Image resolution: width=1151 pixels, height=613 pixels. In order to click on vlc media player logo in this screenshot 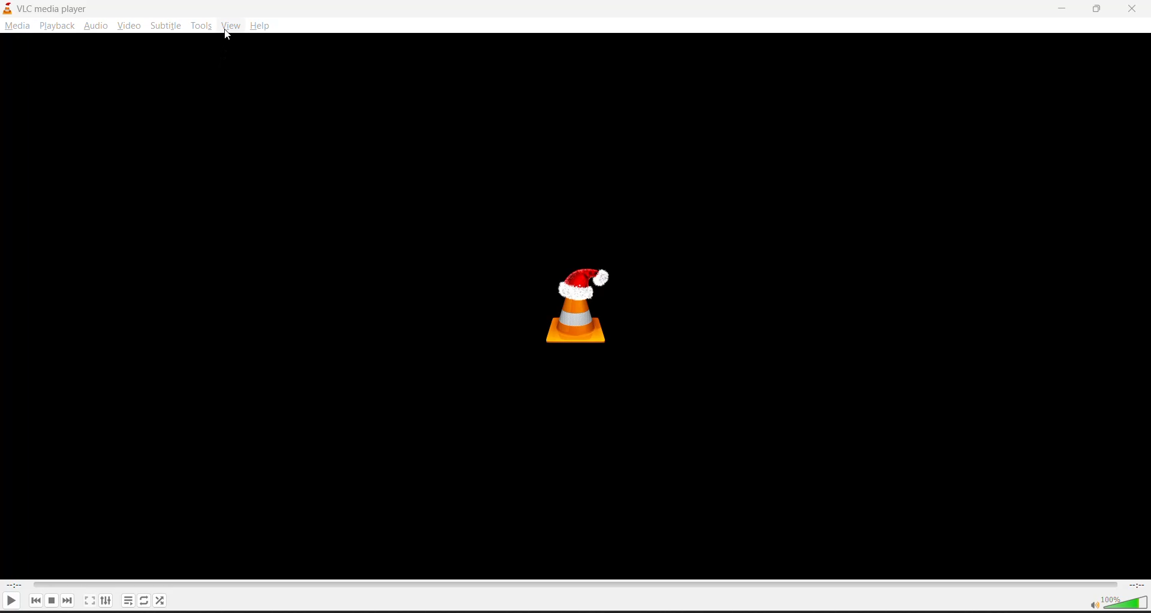, I will do `click(576, 306)`.